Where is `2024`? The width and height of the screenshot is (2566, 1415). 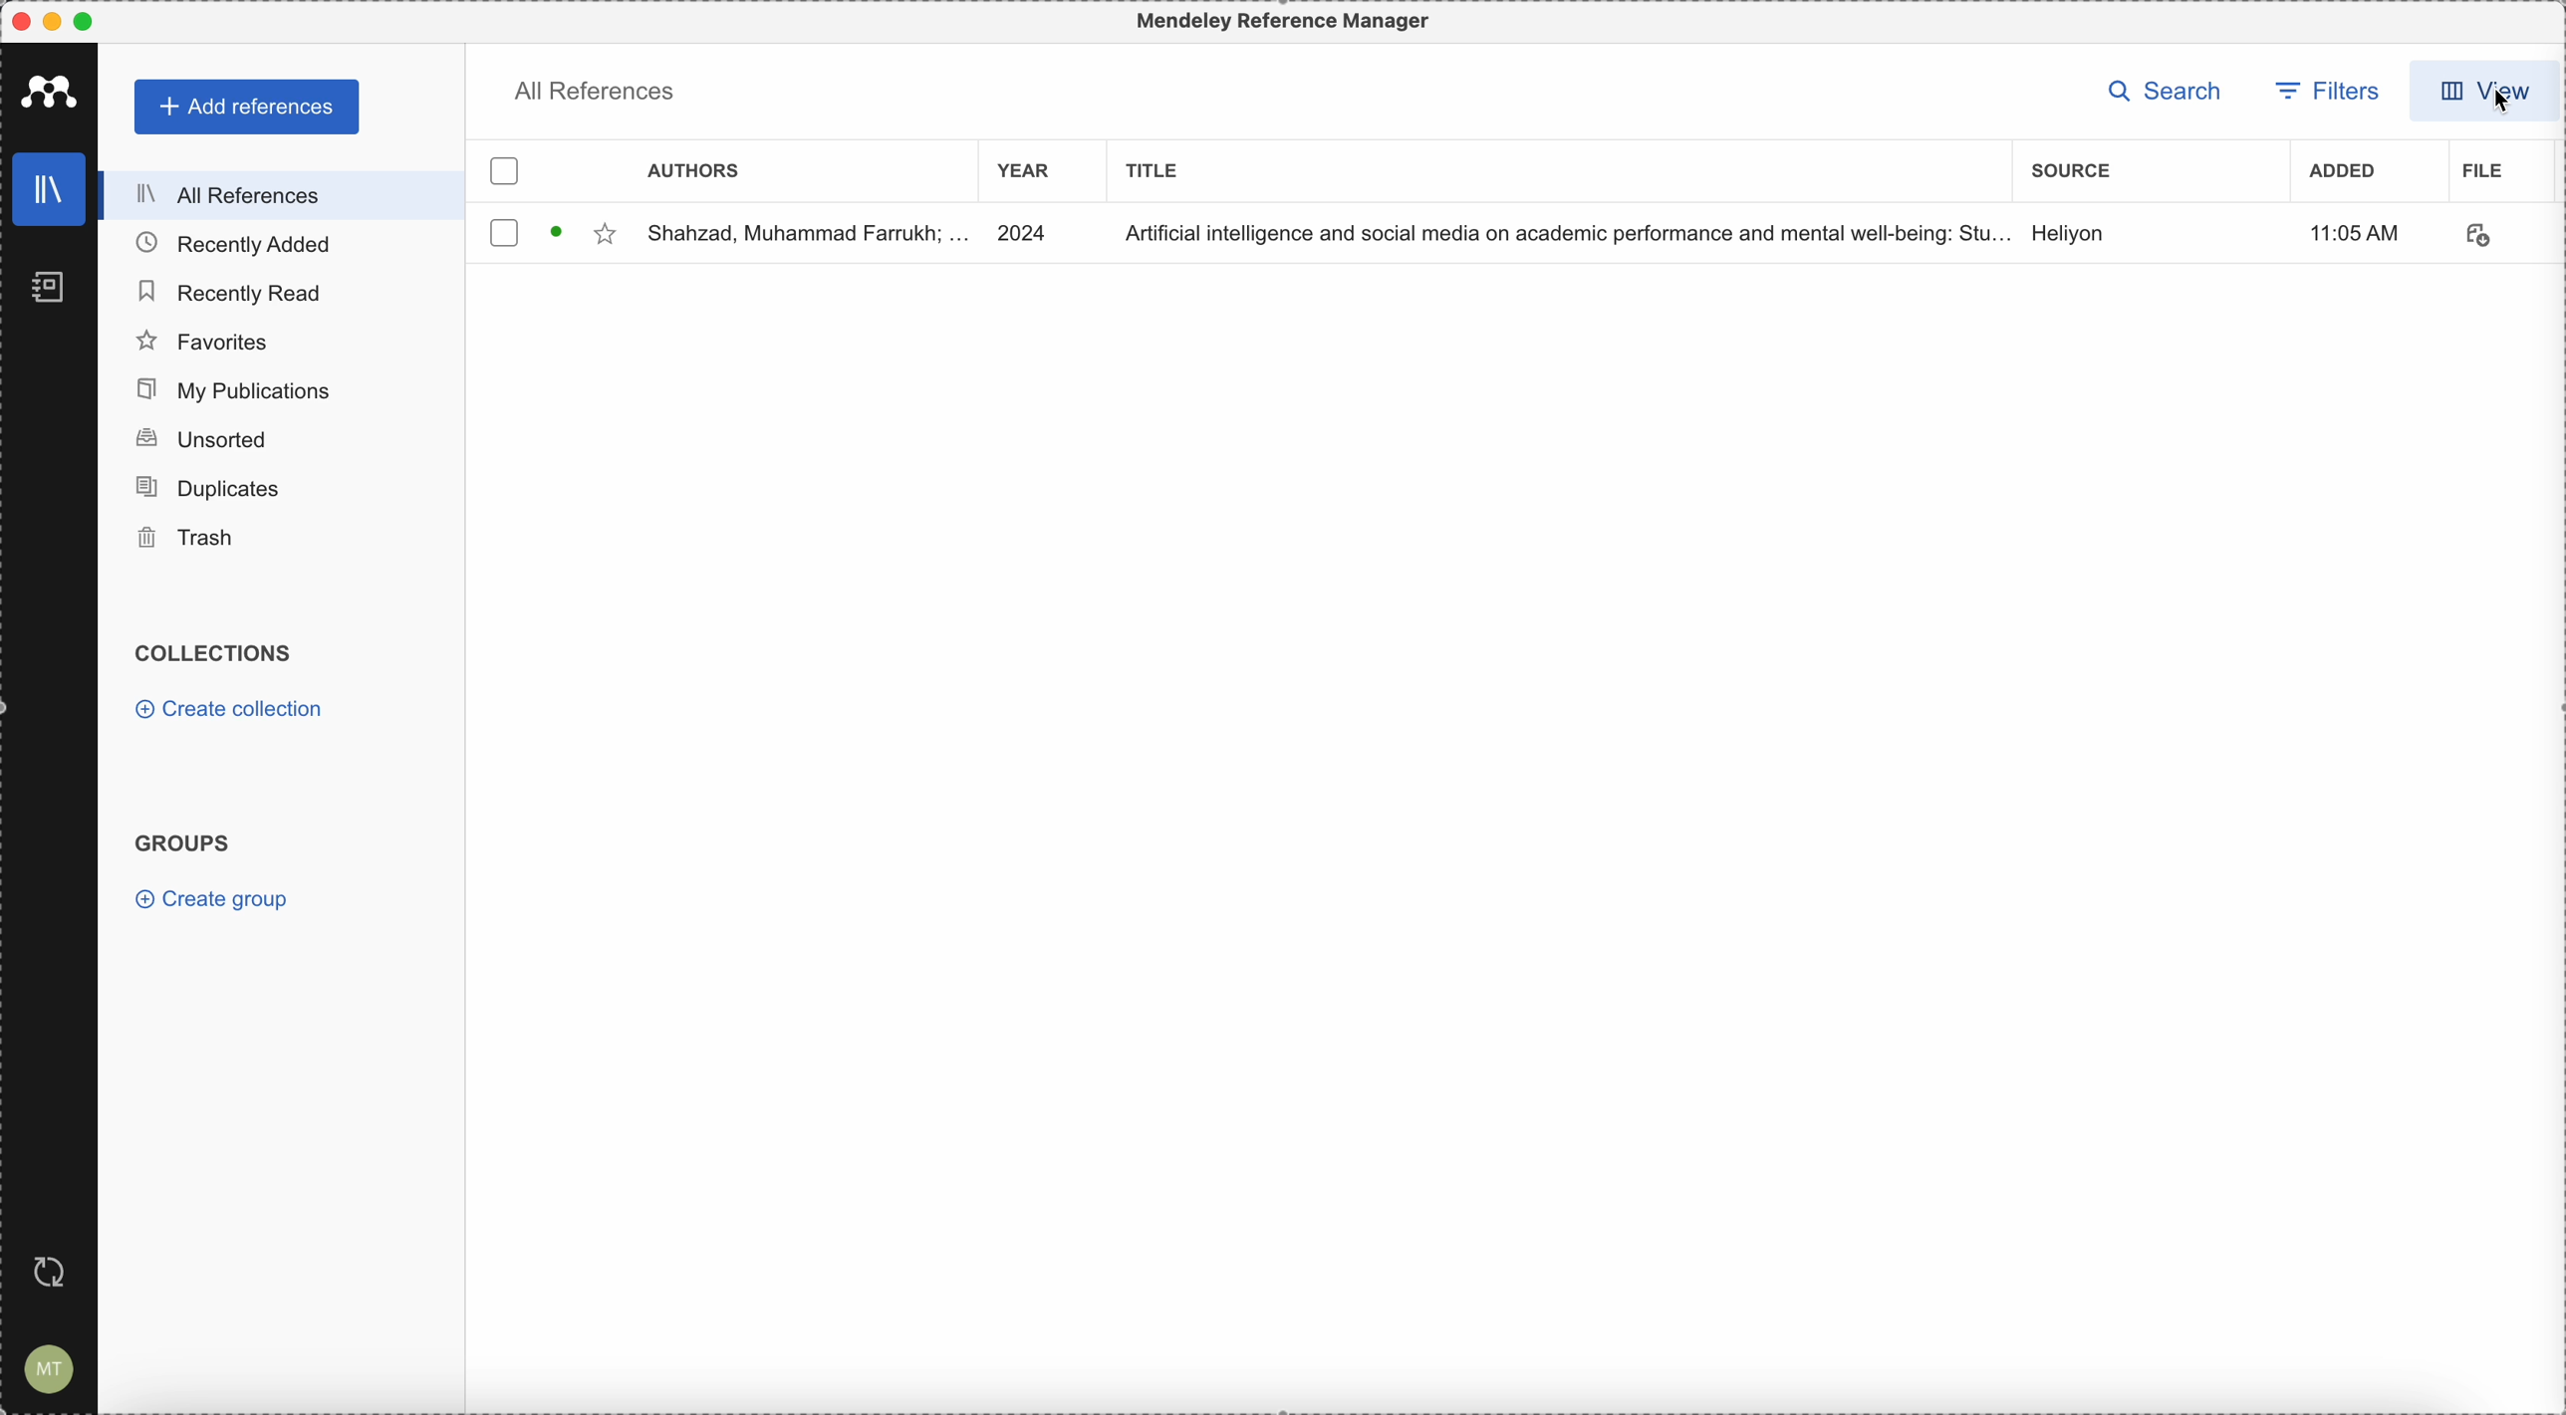
2024 is located at coordinates (1028, 231).